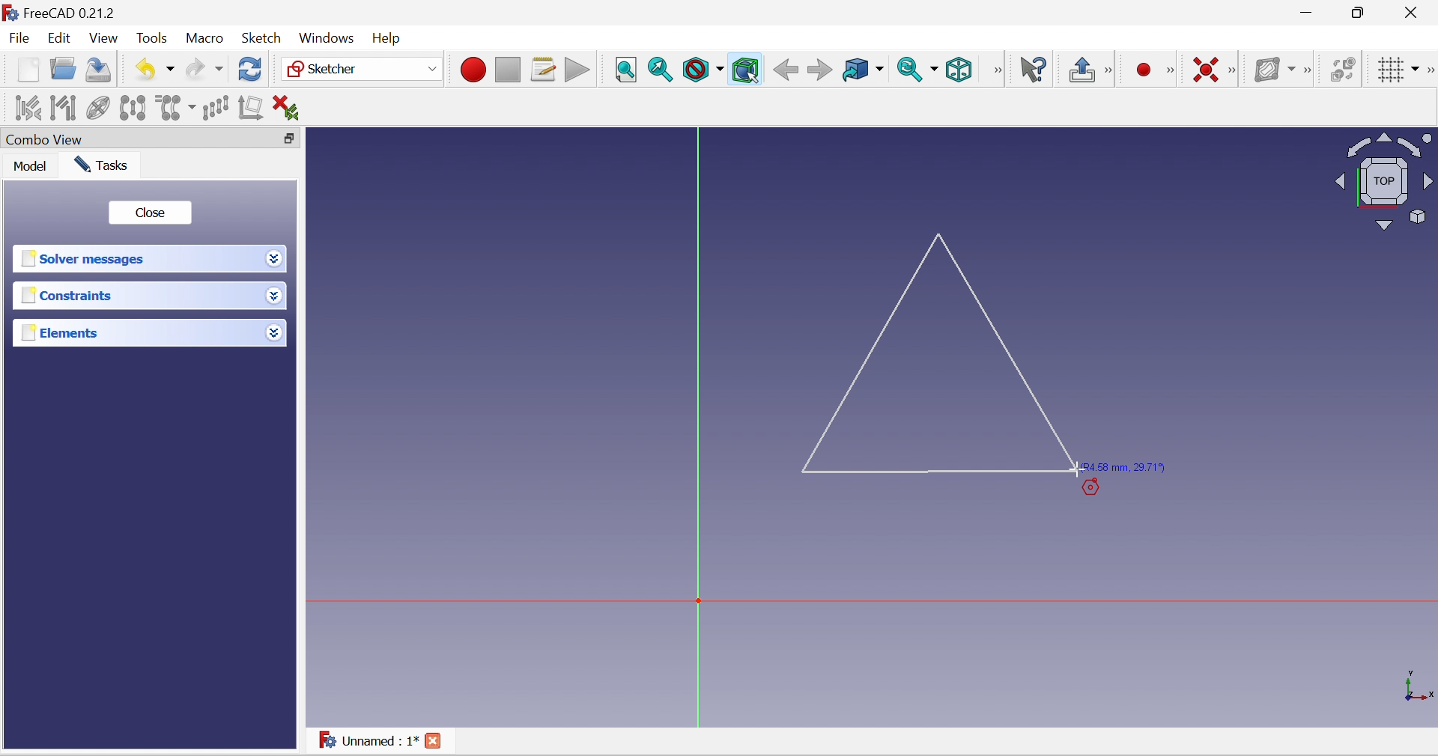  What do you see at coordinates (661, 70) in the screenshot?
I see `Fit selection` at bounding box center [661, 70].